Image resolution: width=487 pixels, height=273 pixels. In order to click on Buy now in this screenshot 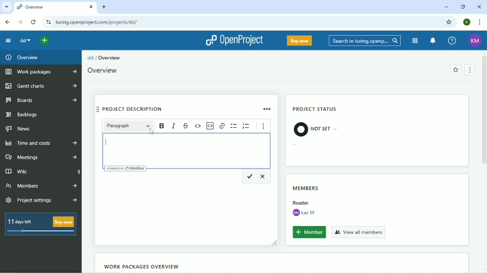, I will do `click(300, 40)`.